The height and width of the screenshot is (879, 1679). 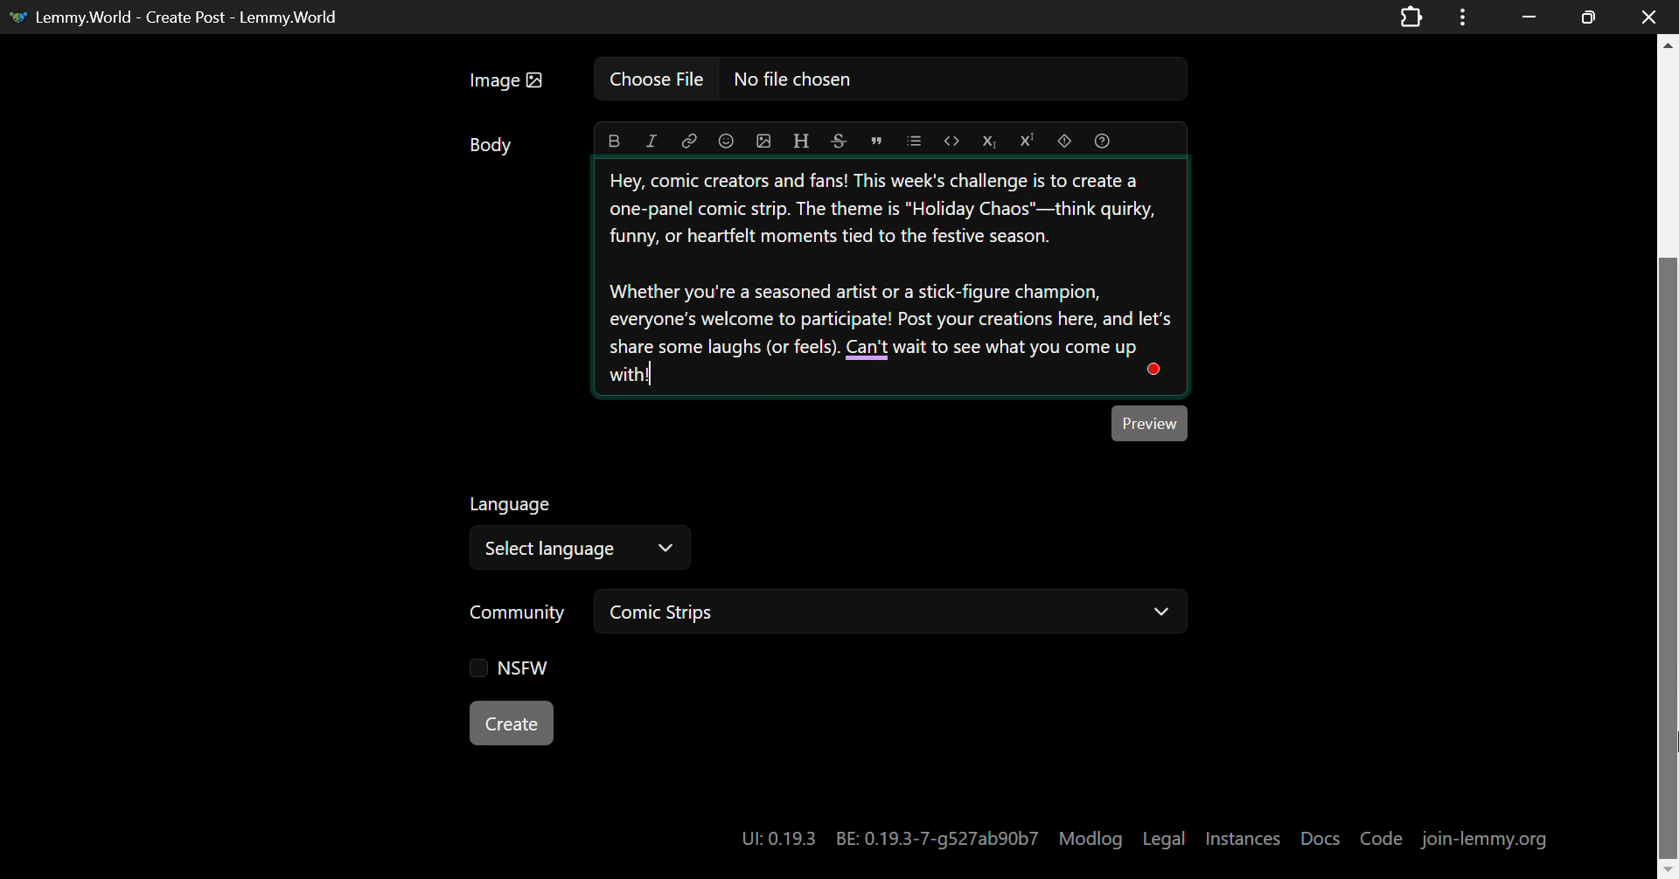 I want to click on Body, so click(x=492, y=149).